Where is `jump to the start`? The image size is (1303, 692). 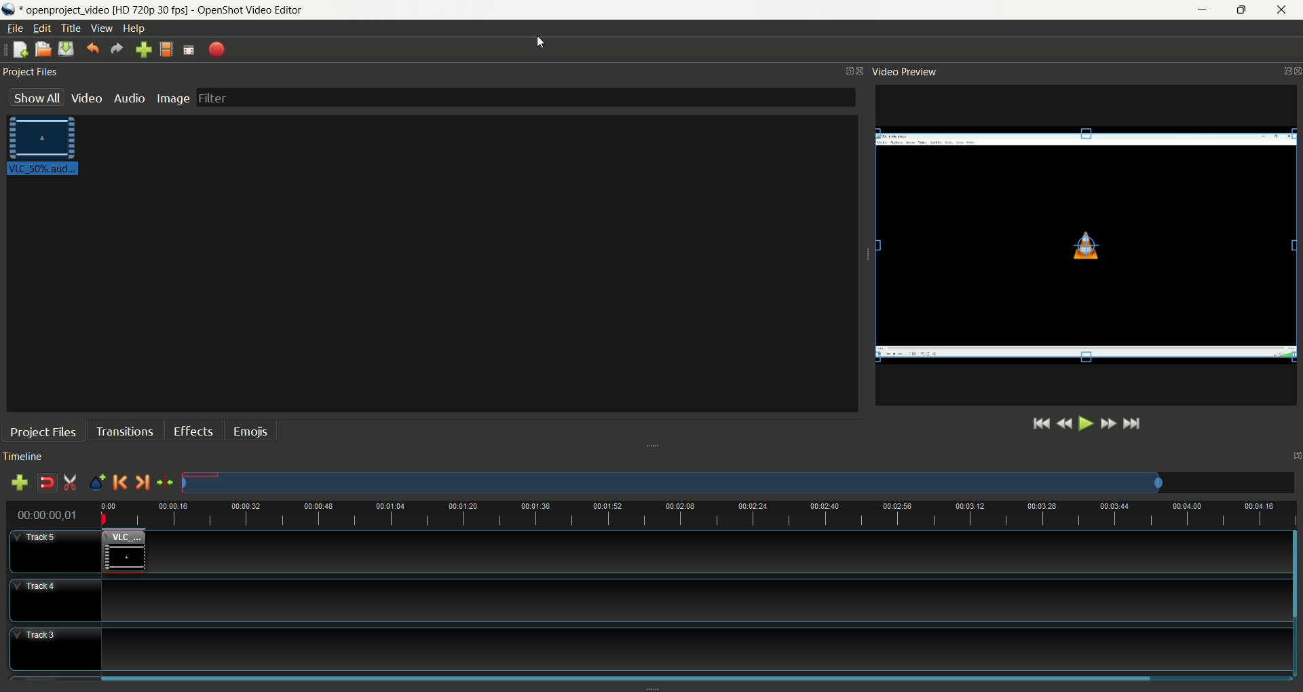 jump to the start is located at coordinates (1037, 425).